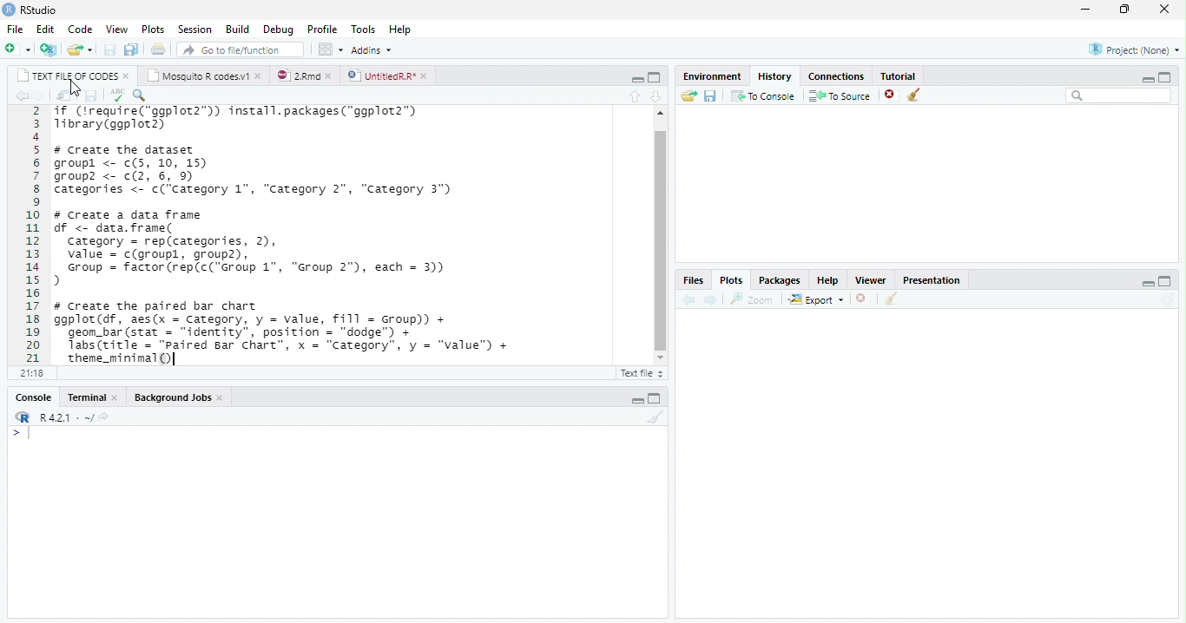 Image resolution: width=1186 pixels, height=623 pixels. Describe the element at coordinates (36, 96) in the screenshot. I see `go forward` at that location.